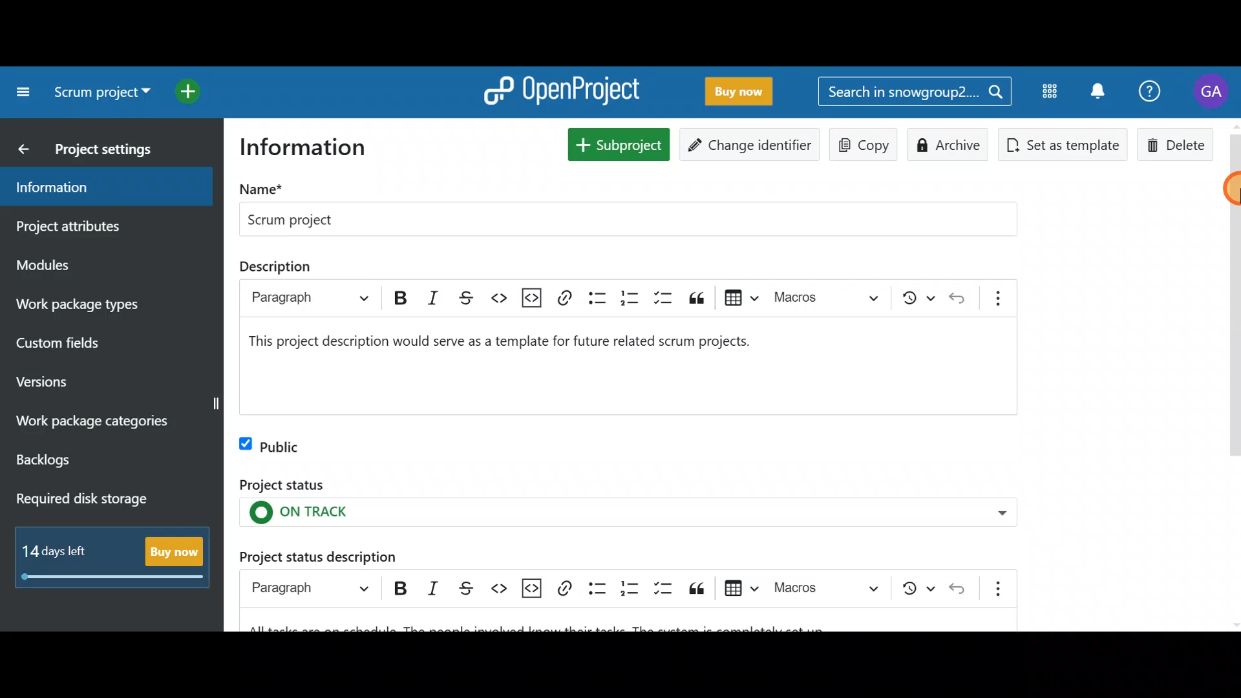 Image resolution: width=1241 pixels, height=698 pixels. What do you see at coordinates (957, 297) in the screenshot?
I see `undo` at bounding box center [957, 297].